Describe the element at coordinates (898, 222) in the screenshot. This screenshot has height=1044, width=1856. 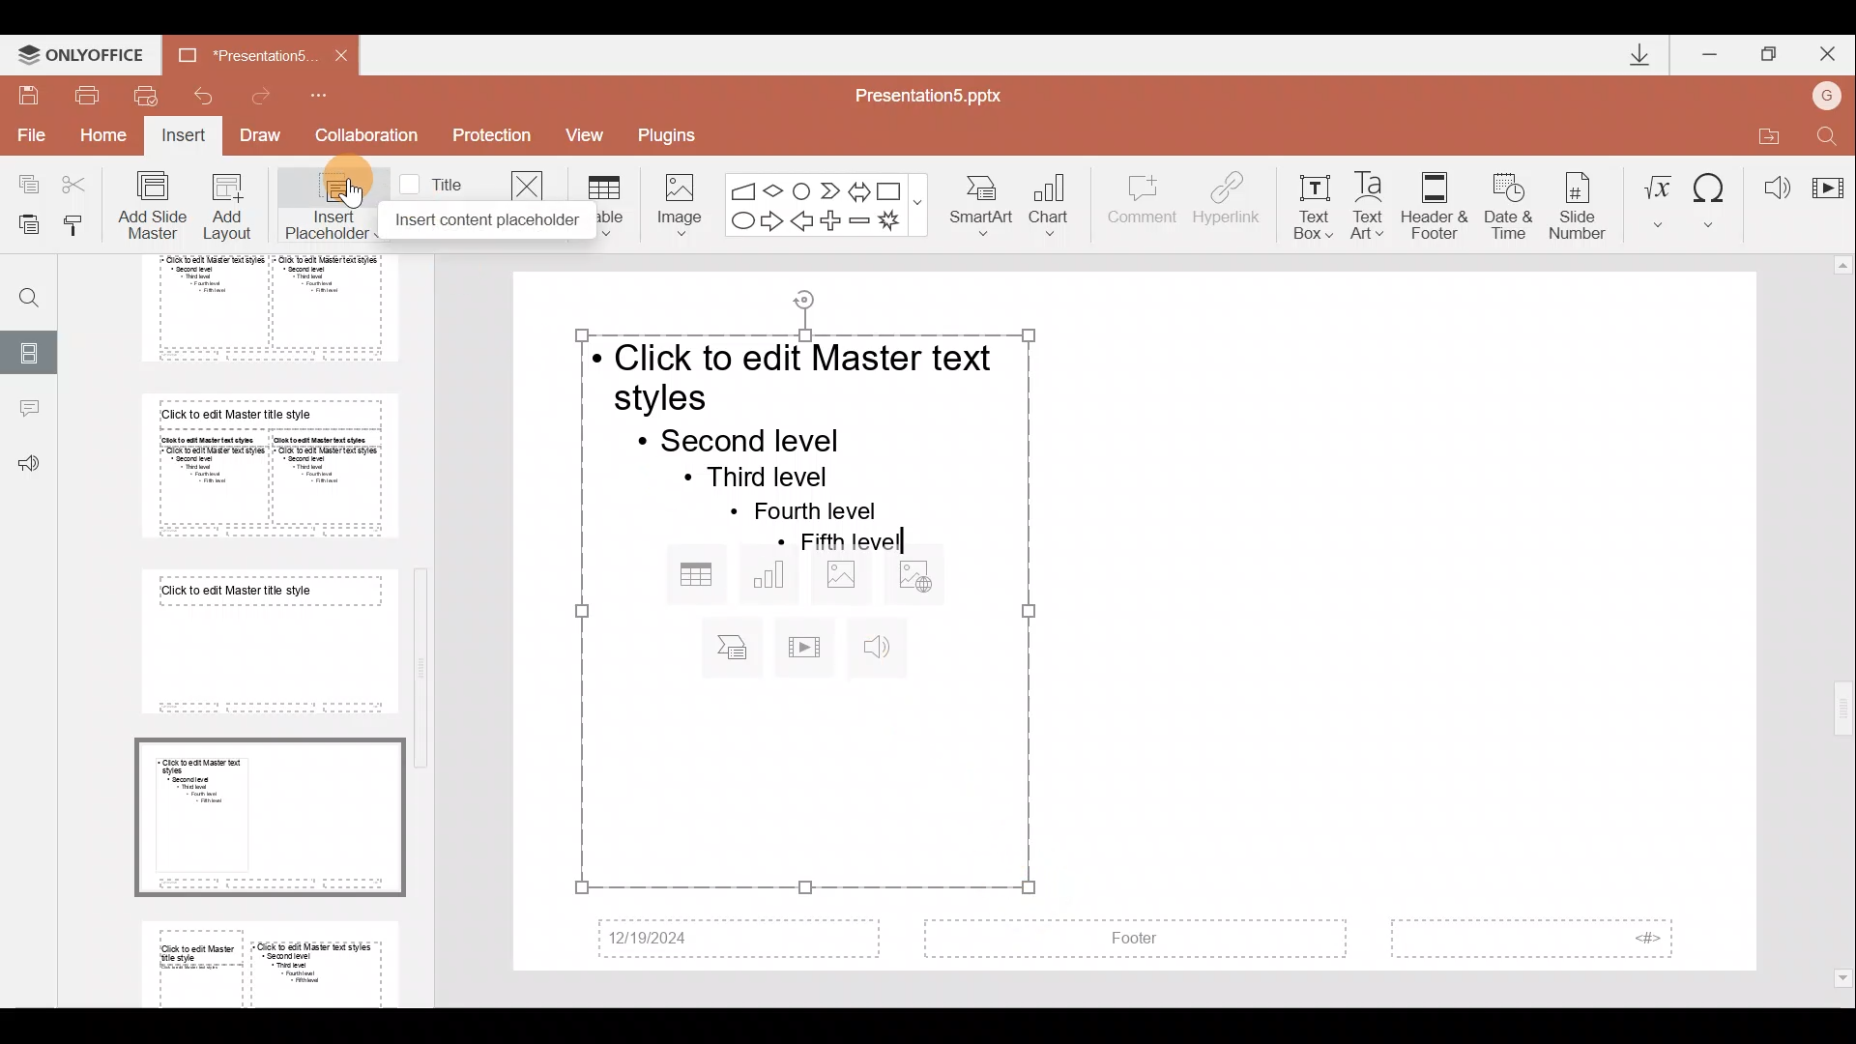
I see `Explosion 1` at that location.